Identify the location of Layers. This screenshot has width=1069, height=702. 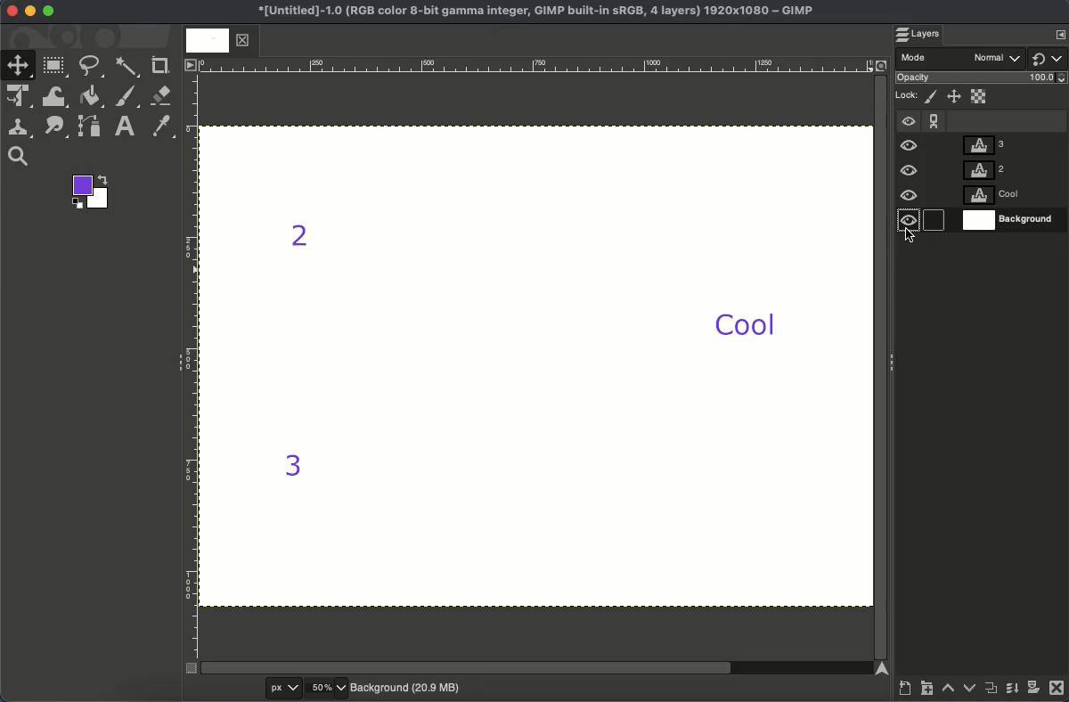
(1009, 183).